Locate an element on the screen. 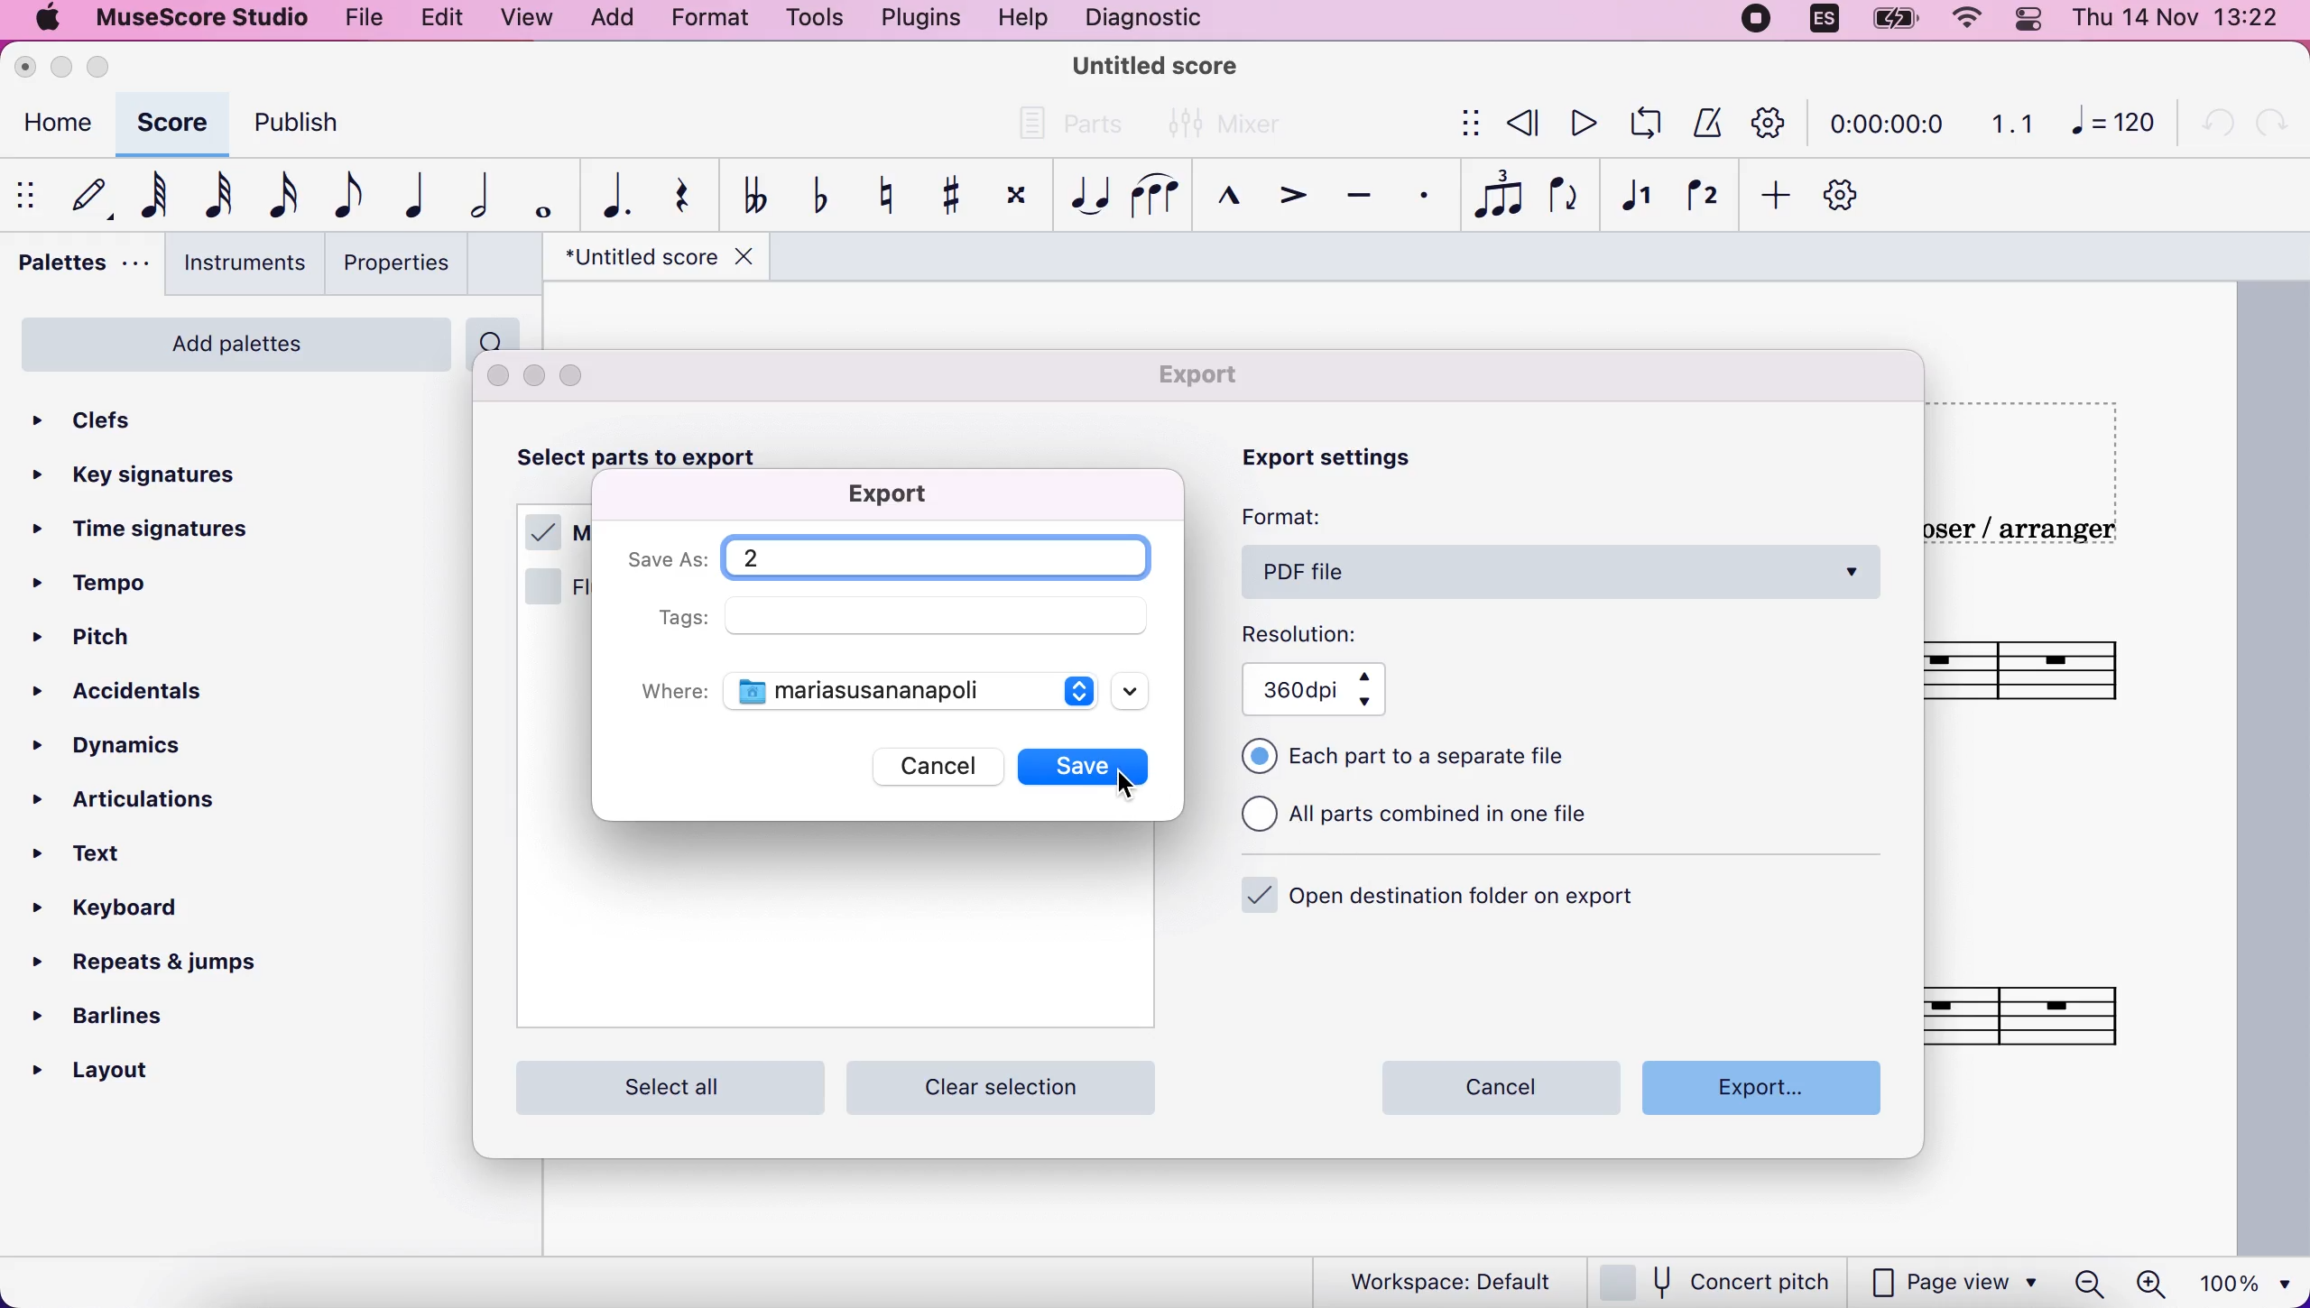  toggle flat is located at coordinates (816, 197).